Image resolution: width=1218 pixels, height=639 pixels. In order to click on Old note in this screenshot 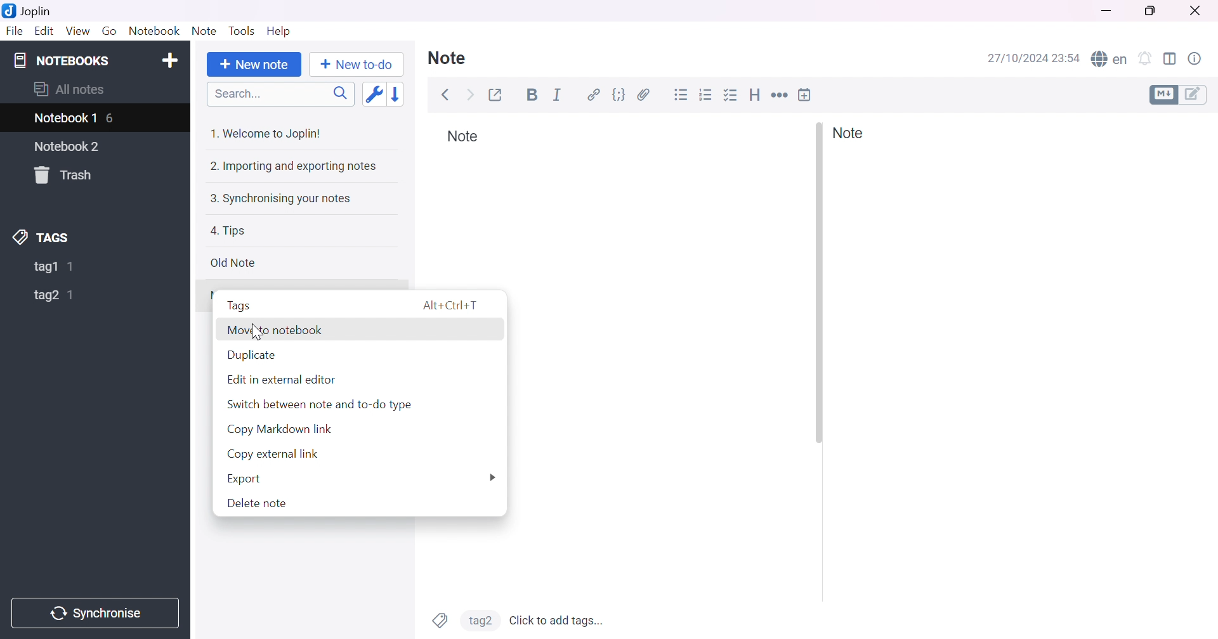, I will do `click(232, 262)`.